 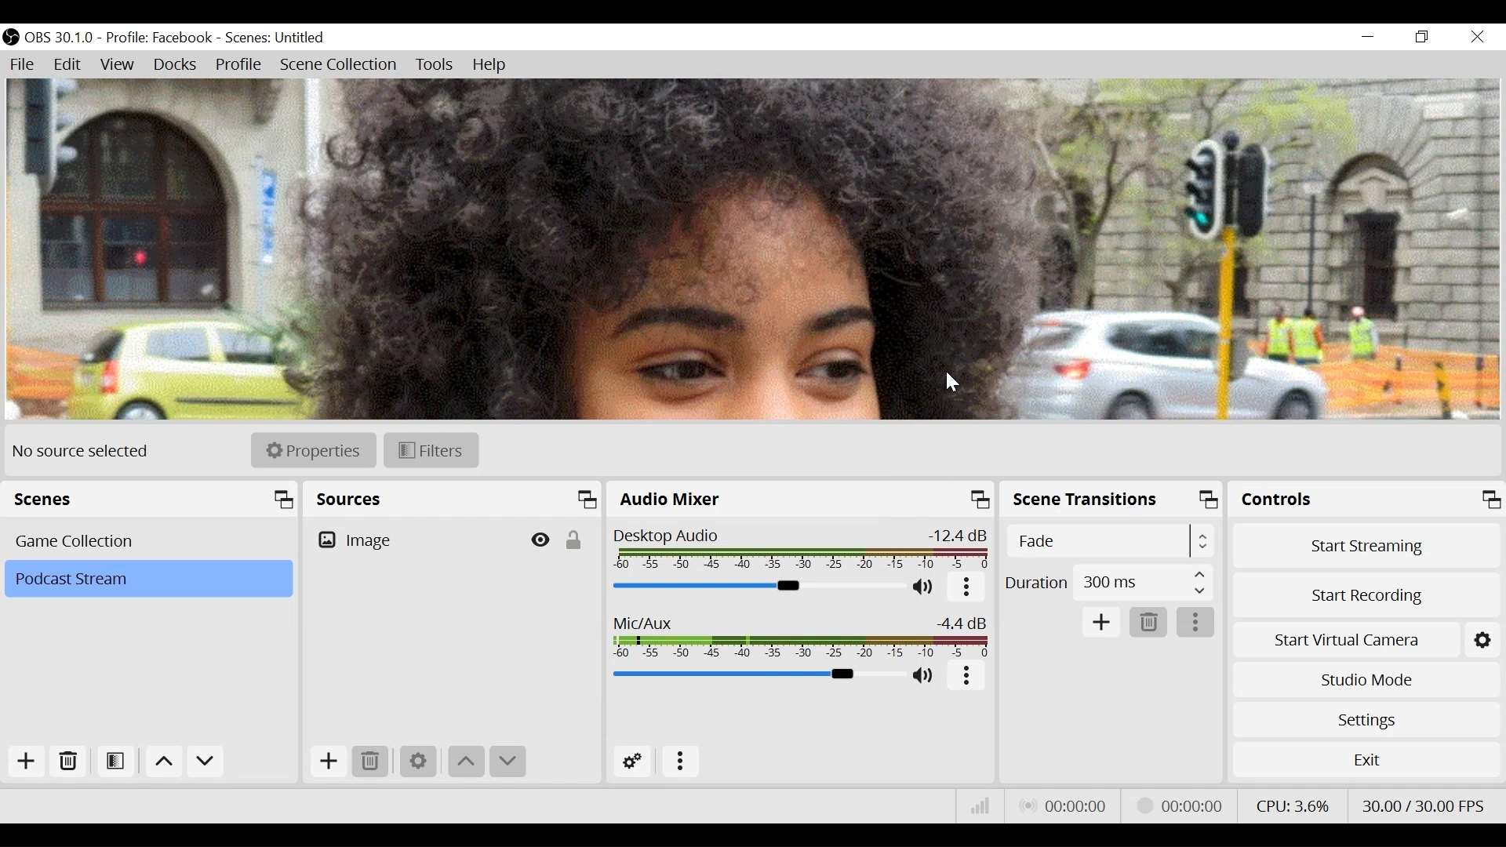 I want to click on More Options, so click(x=681, y=762).